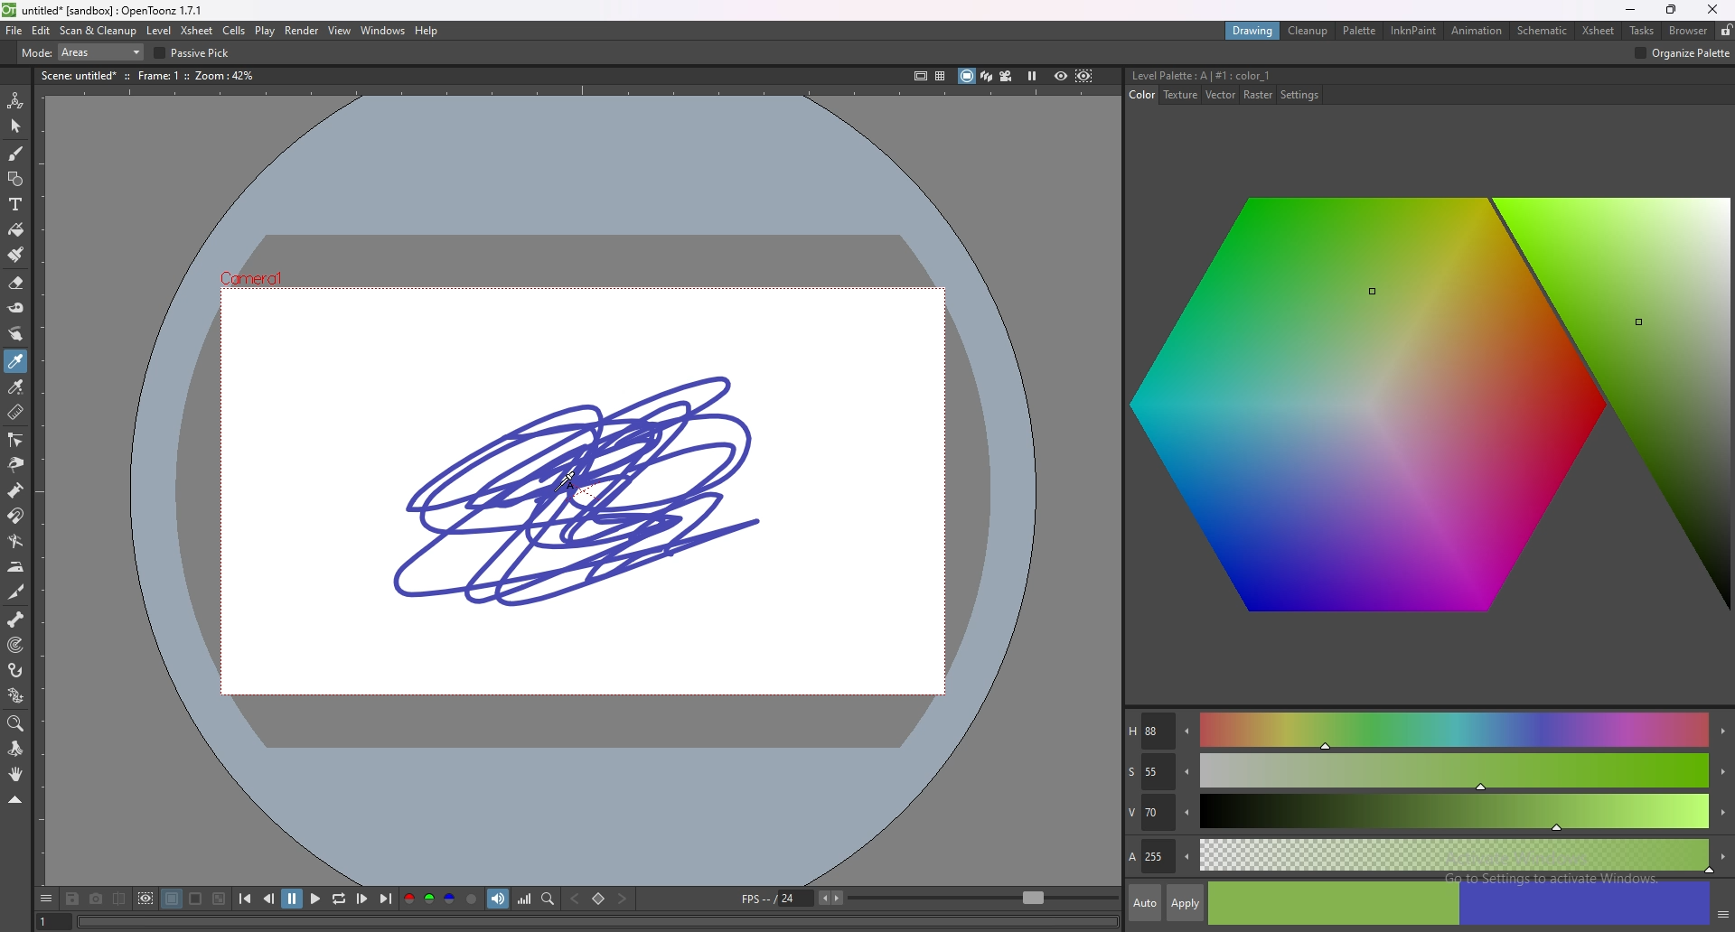 The width and height of the screenshot is (1735, 932). What do you see at coordinates (145, 898) in the screenshot?
I see `define sub camera` at bounding box center [145, 898].